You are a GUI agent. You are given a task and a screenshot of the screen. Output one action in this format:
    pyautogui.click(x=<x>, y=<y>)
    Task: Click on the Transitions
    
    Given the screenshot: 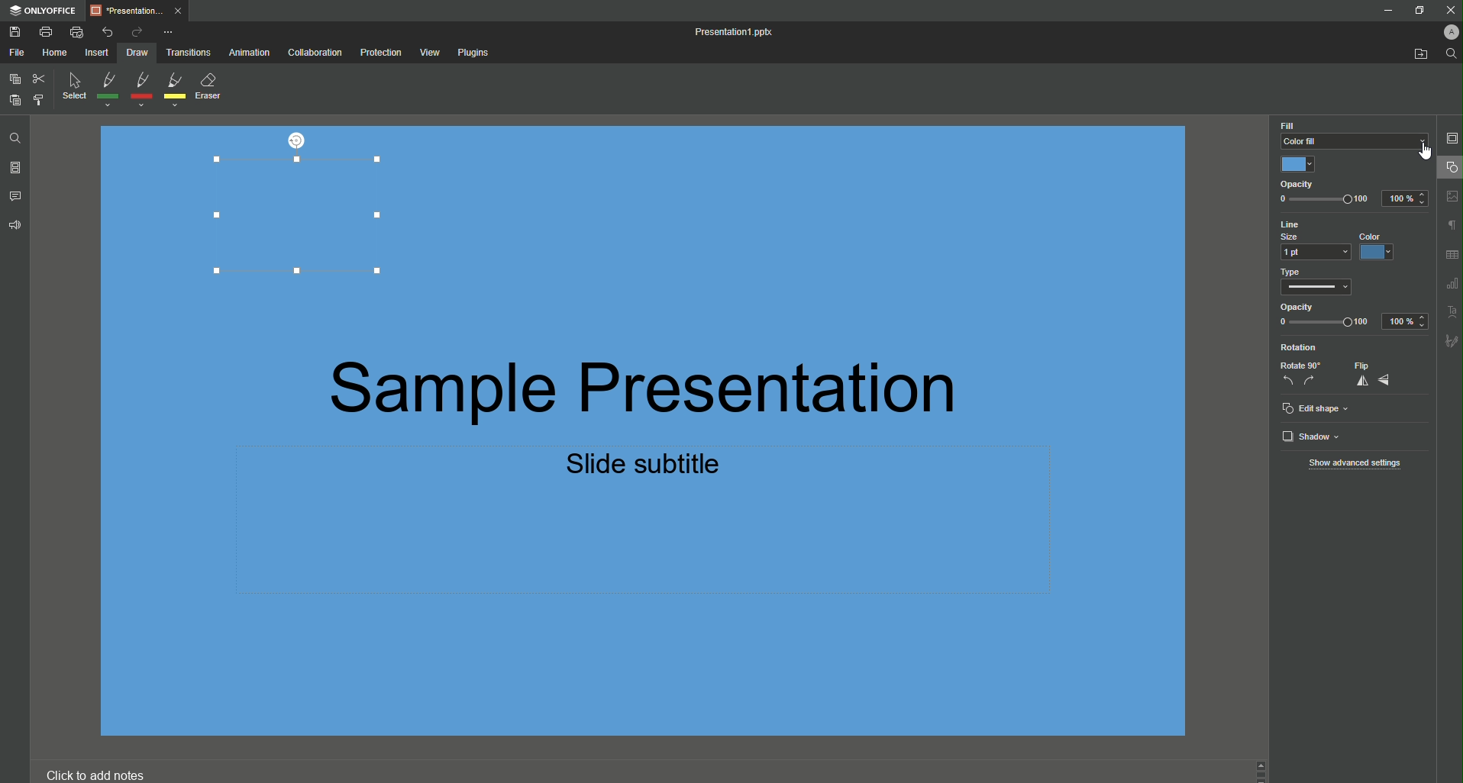 What is the action you would take?
    pyautogui.click(x=191, y=53)
    